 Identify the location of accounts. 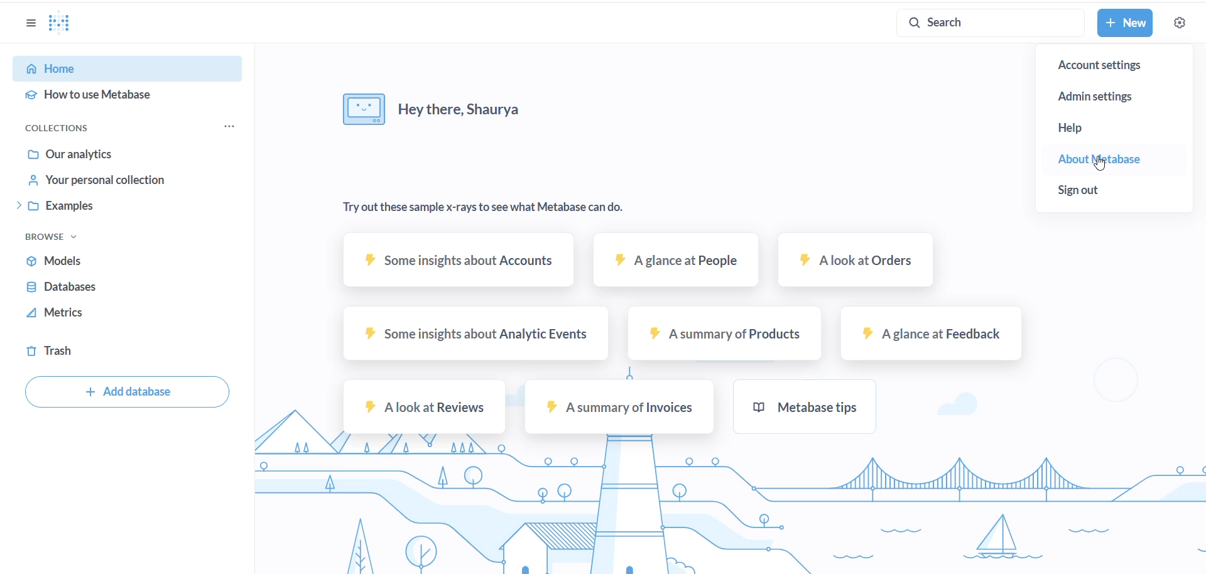
(1107, 63).